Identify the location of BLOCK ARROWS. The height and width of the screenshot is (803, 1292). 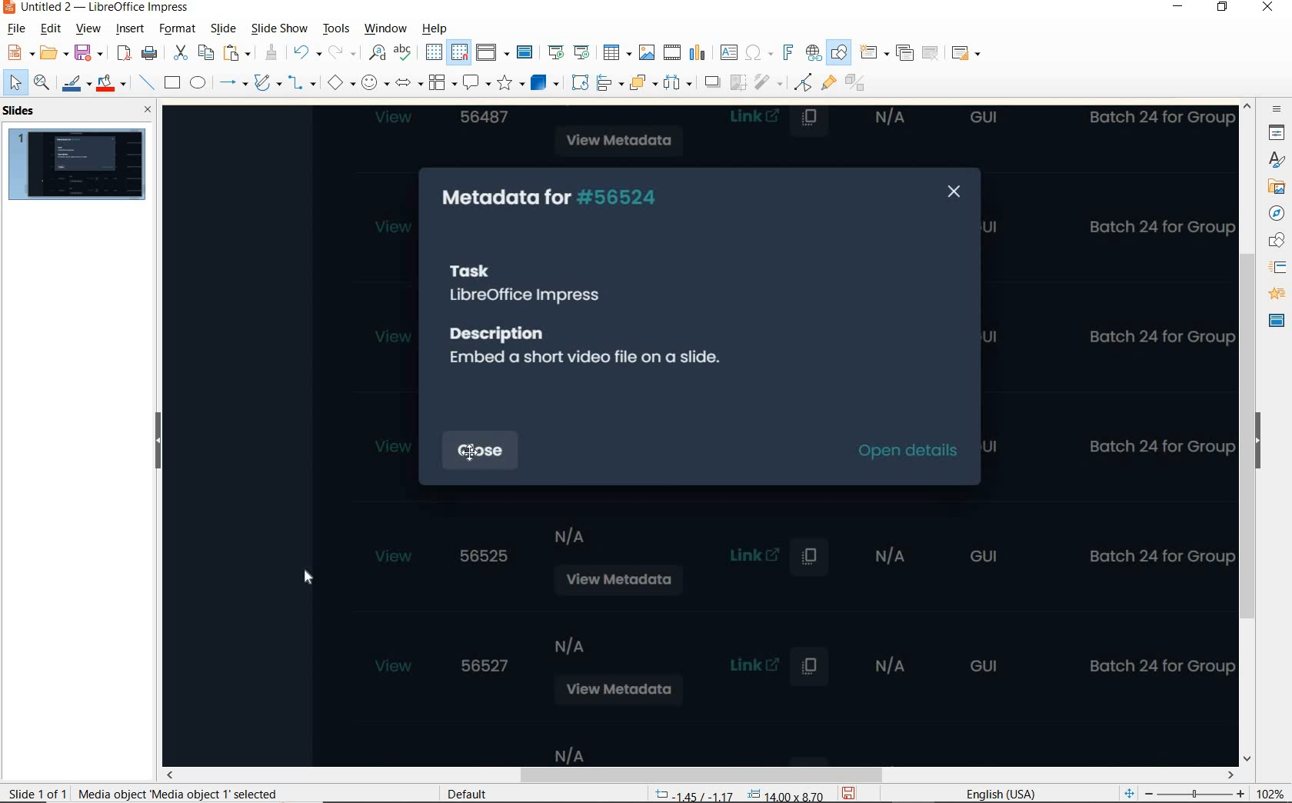
(409, 82).